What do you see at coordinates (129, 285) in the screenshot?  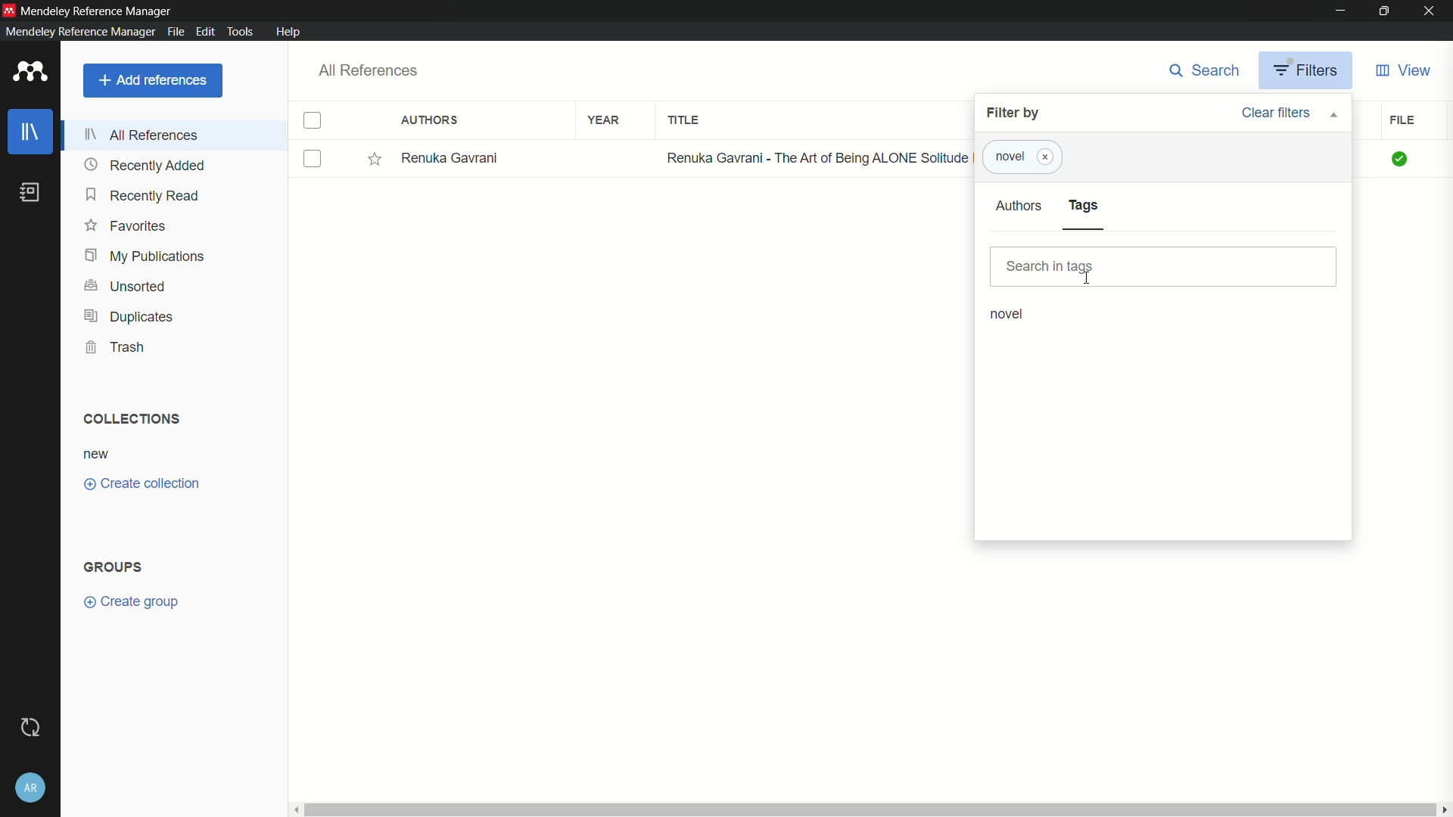 I see `unsorted` at bounding box center [129, 285].